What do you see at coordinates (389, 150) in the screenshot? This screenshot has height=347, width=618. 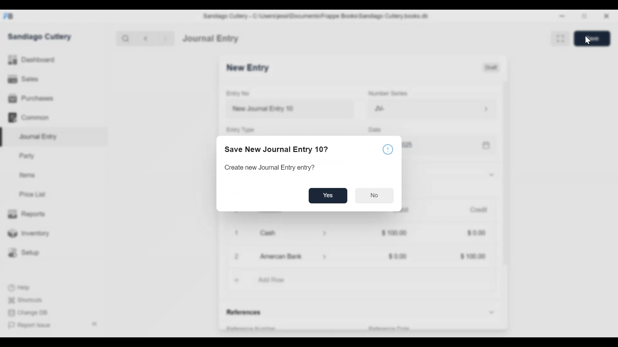 I see `information` at bounding box center [389, 150].